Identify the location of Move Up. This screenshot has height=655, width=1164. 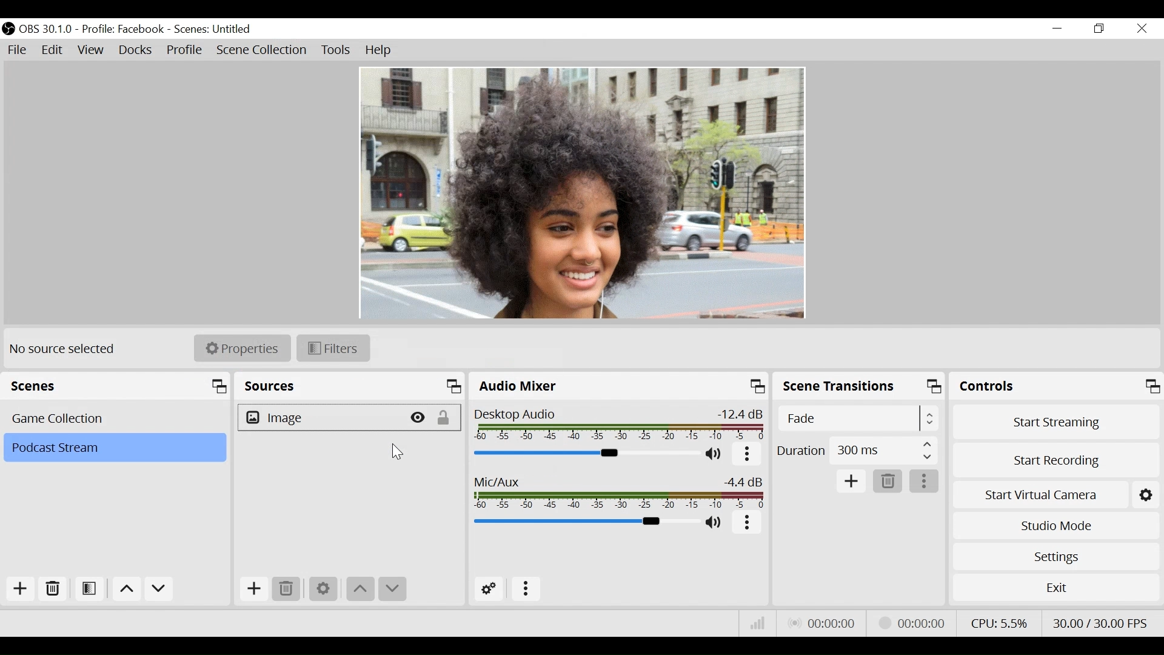
(360, 591).